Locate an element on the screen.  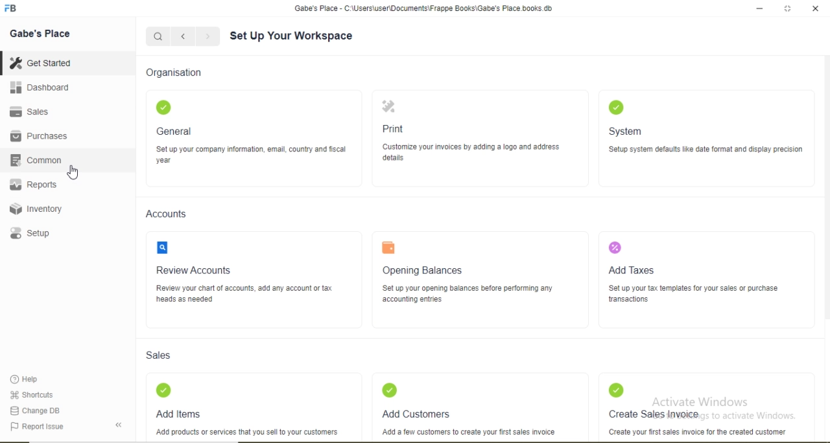
Forward is located at coordinates (208, 36).